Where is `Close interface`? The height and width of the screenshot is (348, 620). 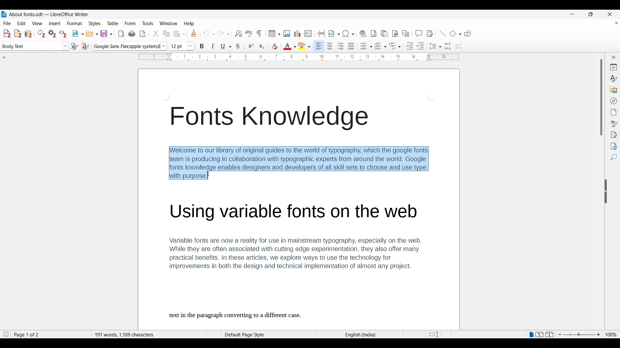
Close interface is located at coordinates (610, 14).